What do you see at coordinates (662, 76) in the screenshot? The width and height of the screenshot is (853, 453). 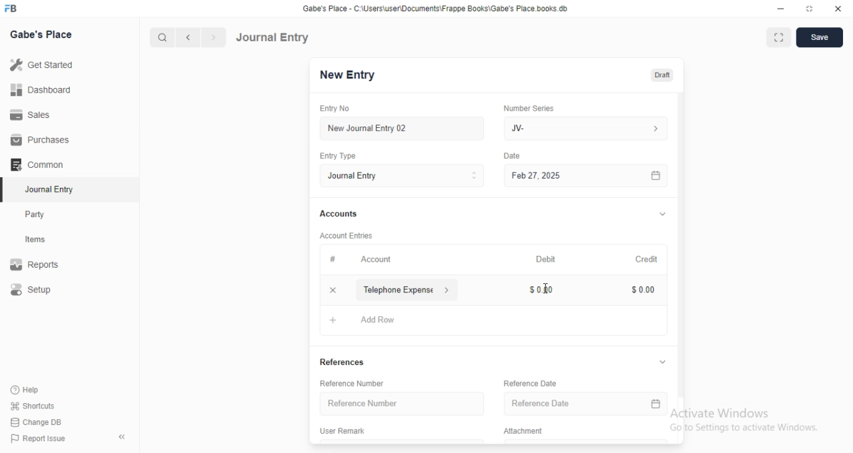 I see `Draft` at bounding box center [662, 76].